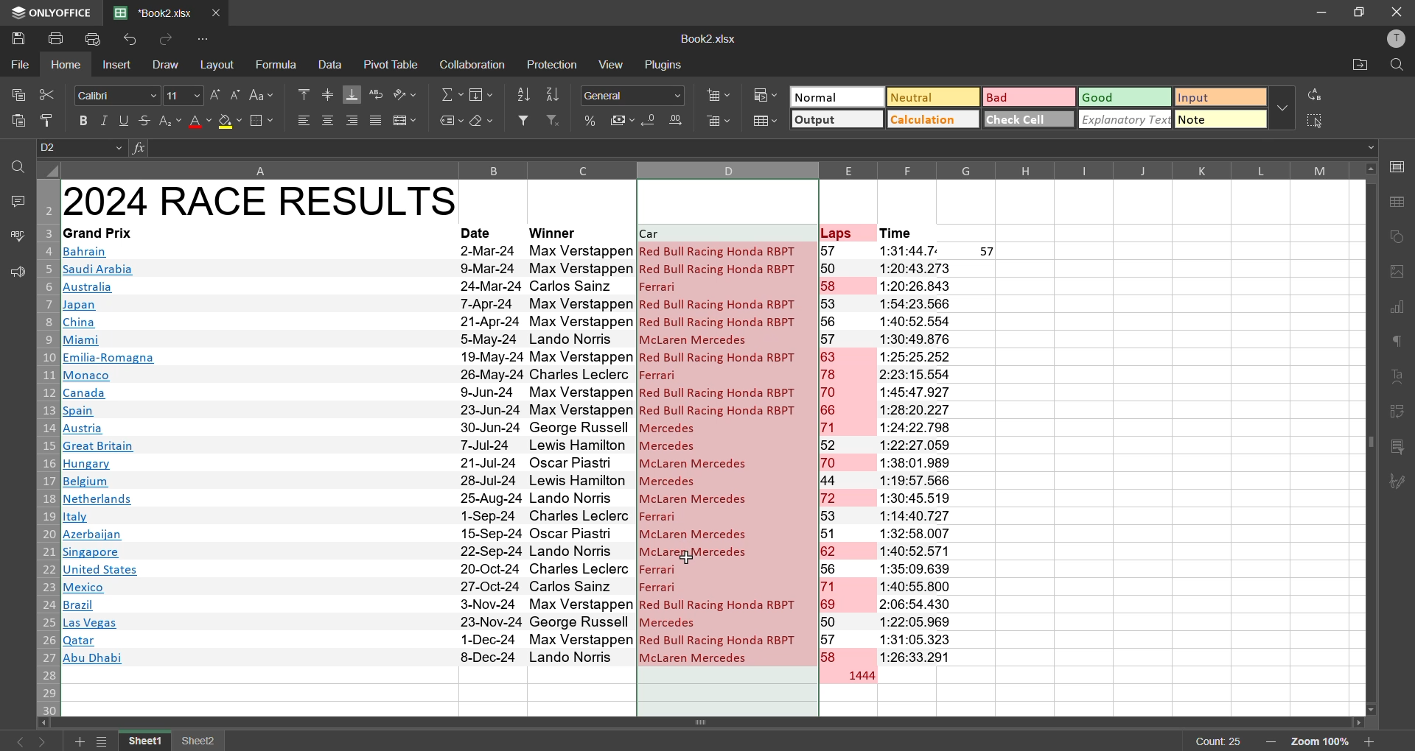 Image resolution: width=1415 pixels, height=751 pixels. What do you see at coordinates (707, 38) in the screenshot?
I see `filename` at bounding box center [707, 38].